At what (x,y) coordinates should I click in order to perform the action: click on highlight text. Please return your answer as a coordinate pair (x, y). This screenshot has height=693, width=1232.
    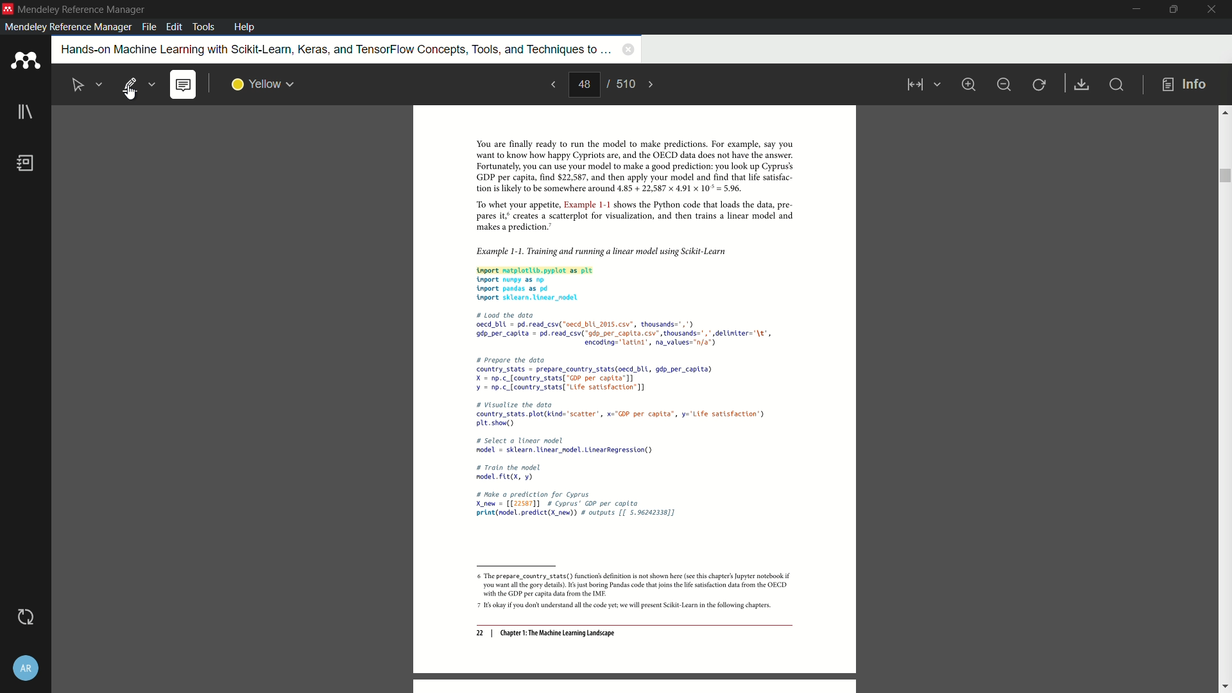
    Looking at the image, I should click on (137, 85).